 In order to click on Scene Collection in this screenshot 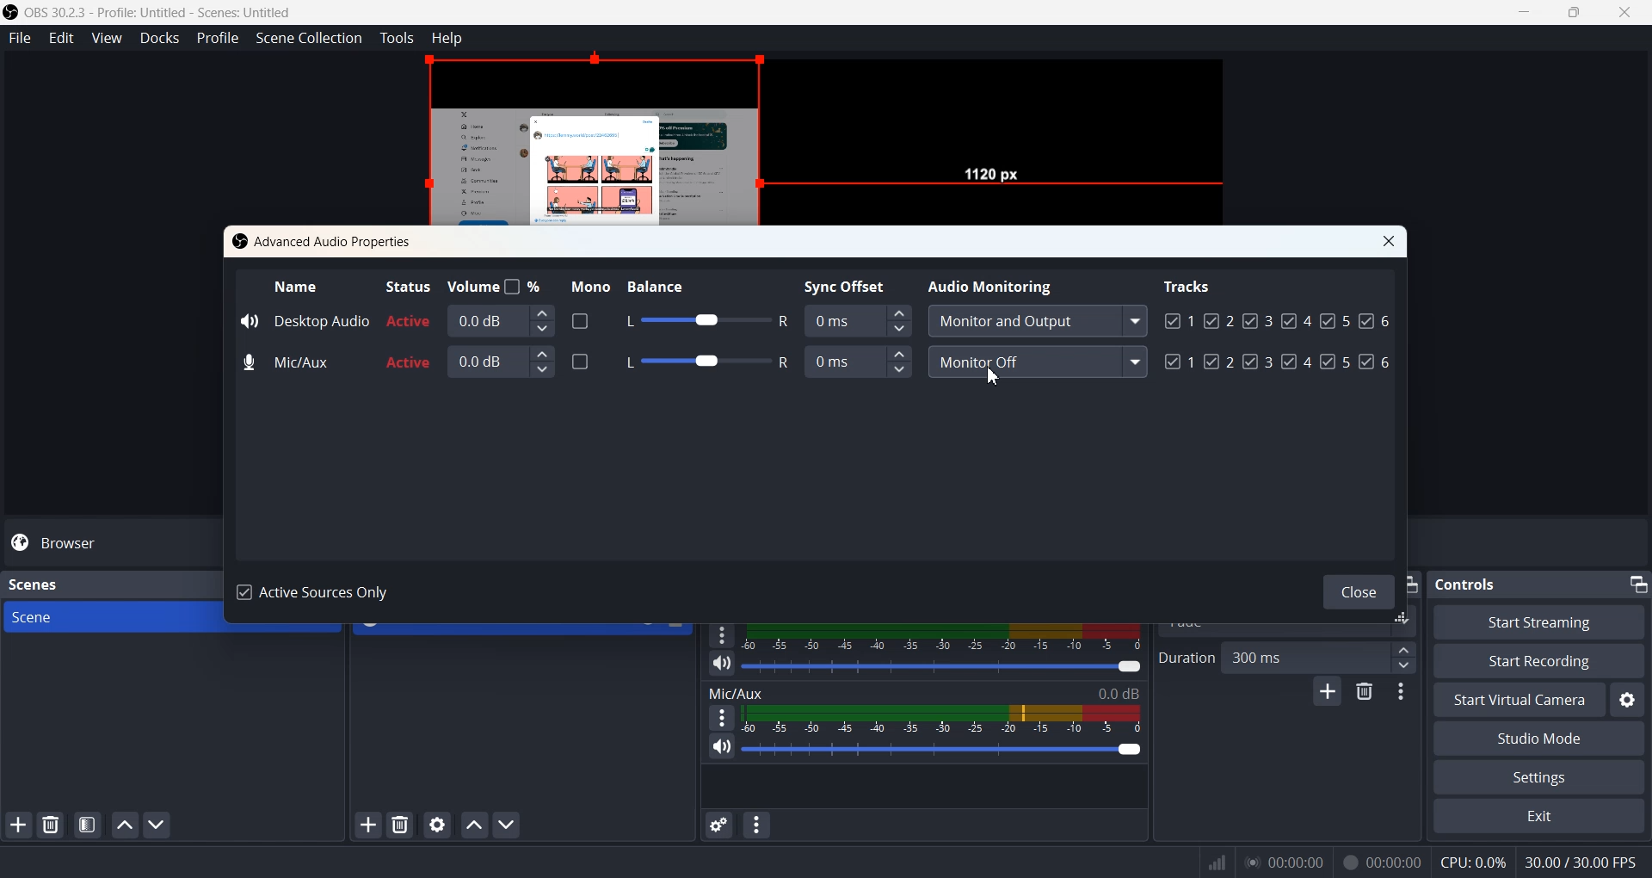, I will do `click(310, 39)`.